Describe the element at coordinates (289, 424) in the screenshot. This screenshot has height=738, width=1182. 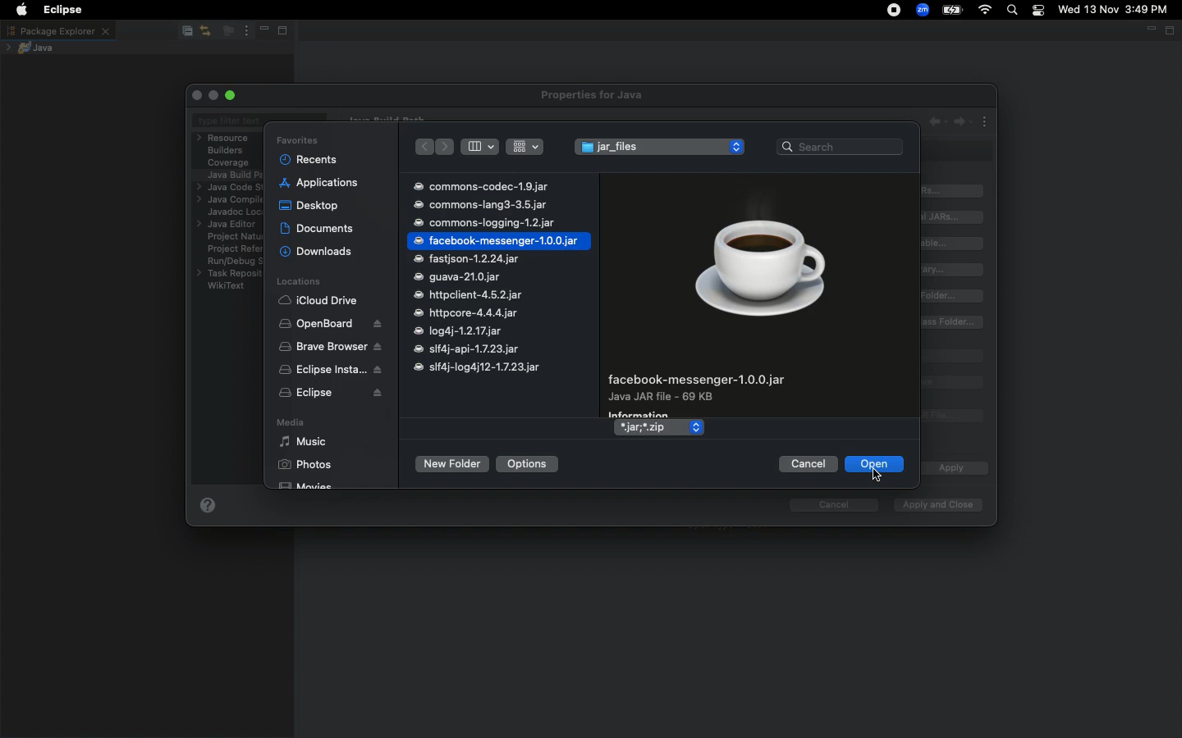
I see `Media` at that location.